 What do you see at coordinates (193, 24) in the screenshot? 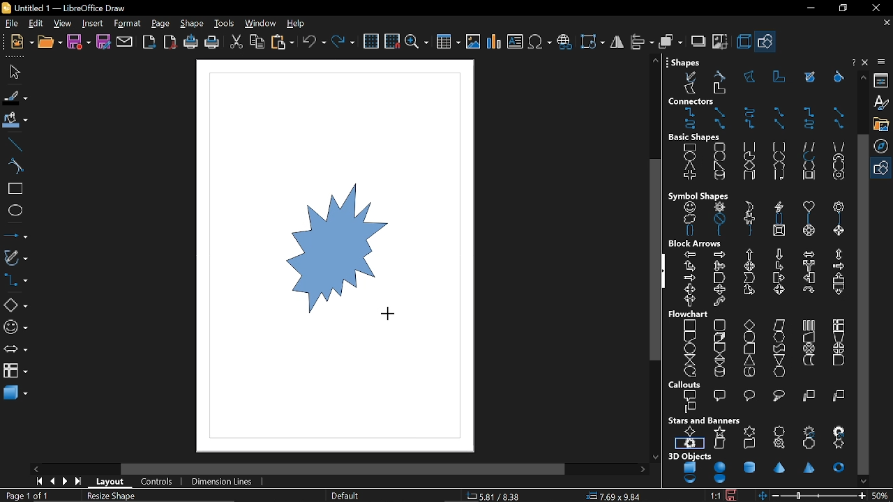
I see `shape` at bounding box center [193, 24].